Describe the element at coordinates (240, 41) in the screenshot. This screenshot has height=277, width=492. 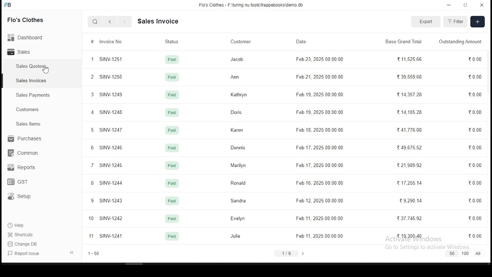
I see `customer` at that location.